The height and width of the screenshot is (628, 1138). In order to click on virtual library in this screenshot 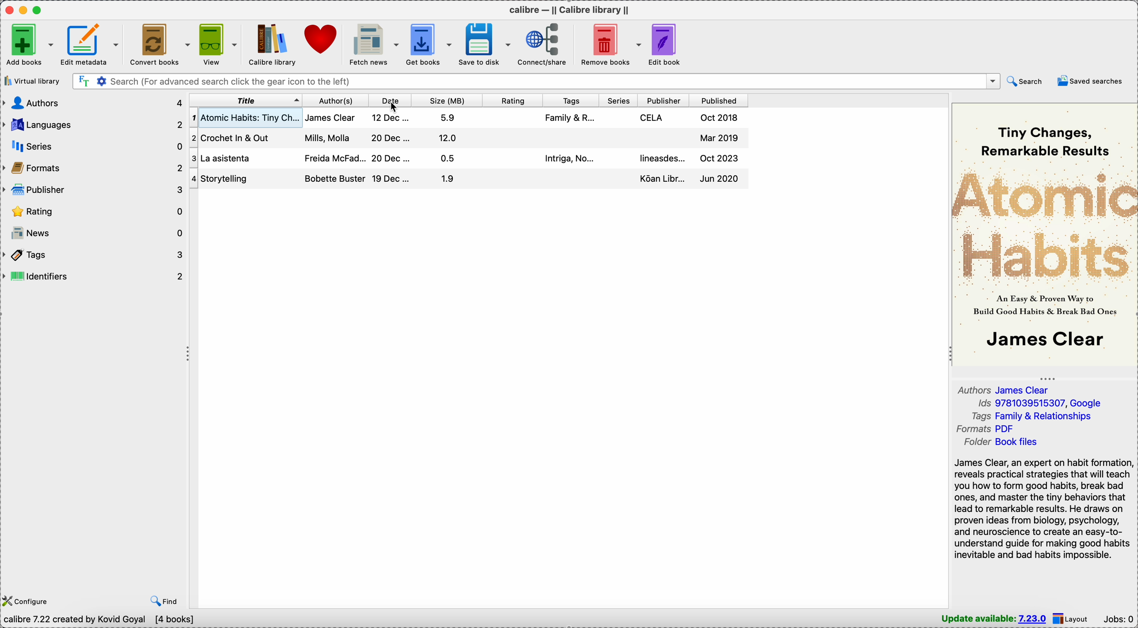, I will do `click(32, 82)`.